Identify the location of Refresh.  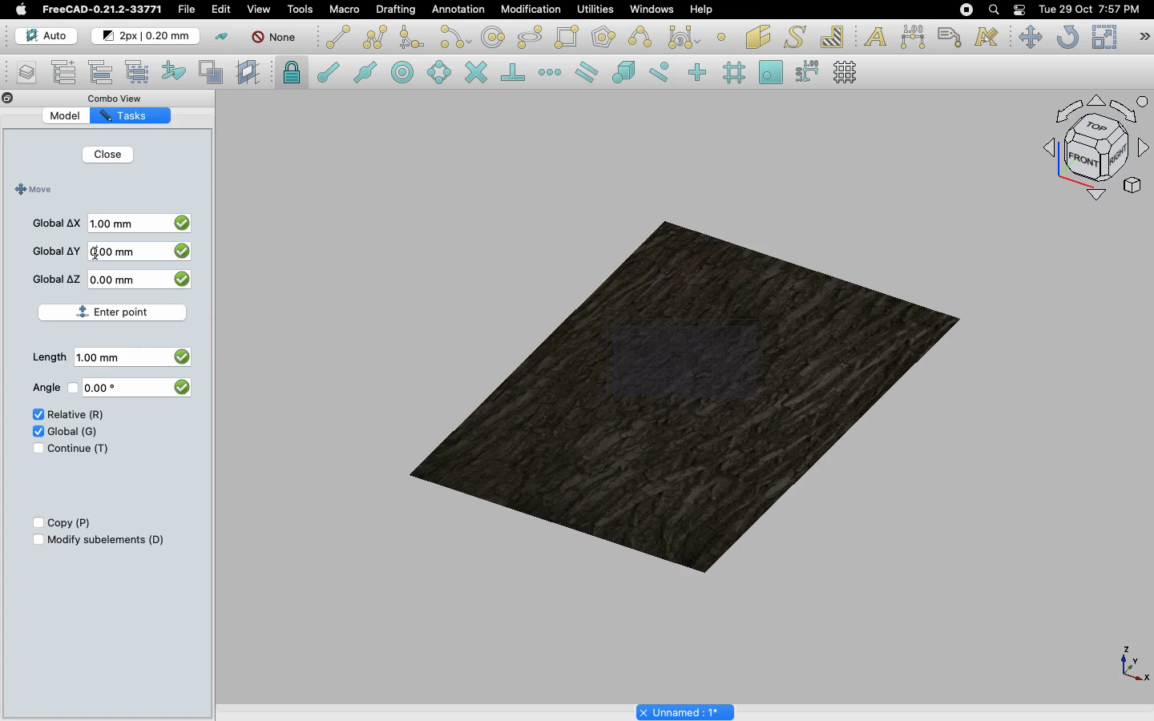
(1067, 38).